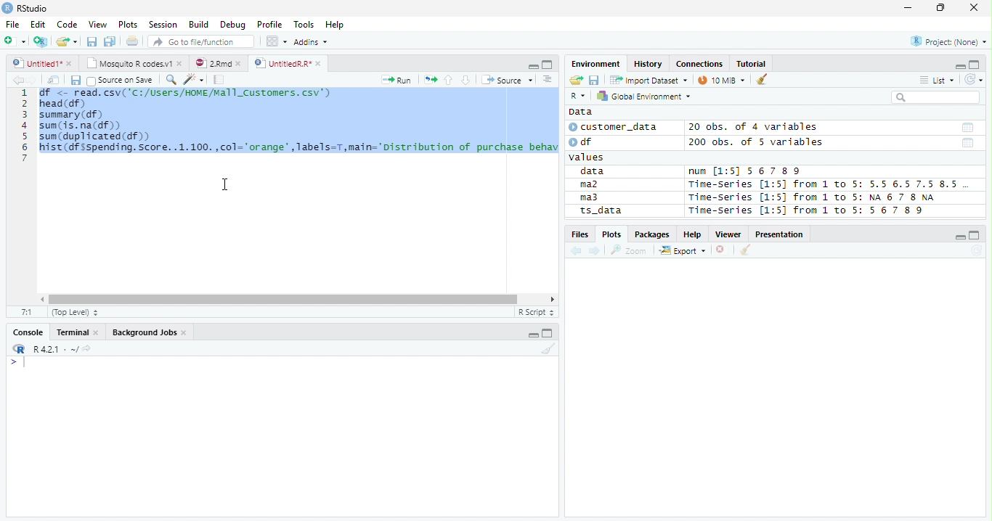 Image resolution: width=992 pixels, height=521 pixels. What do you see at coordinates (15, 41) in the screenshot?
I see `New File` at bounding box center [15, 41].